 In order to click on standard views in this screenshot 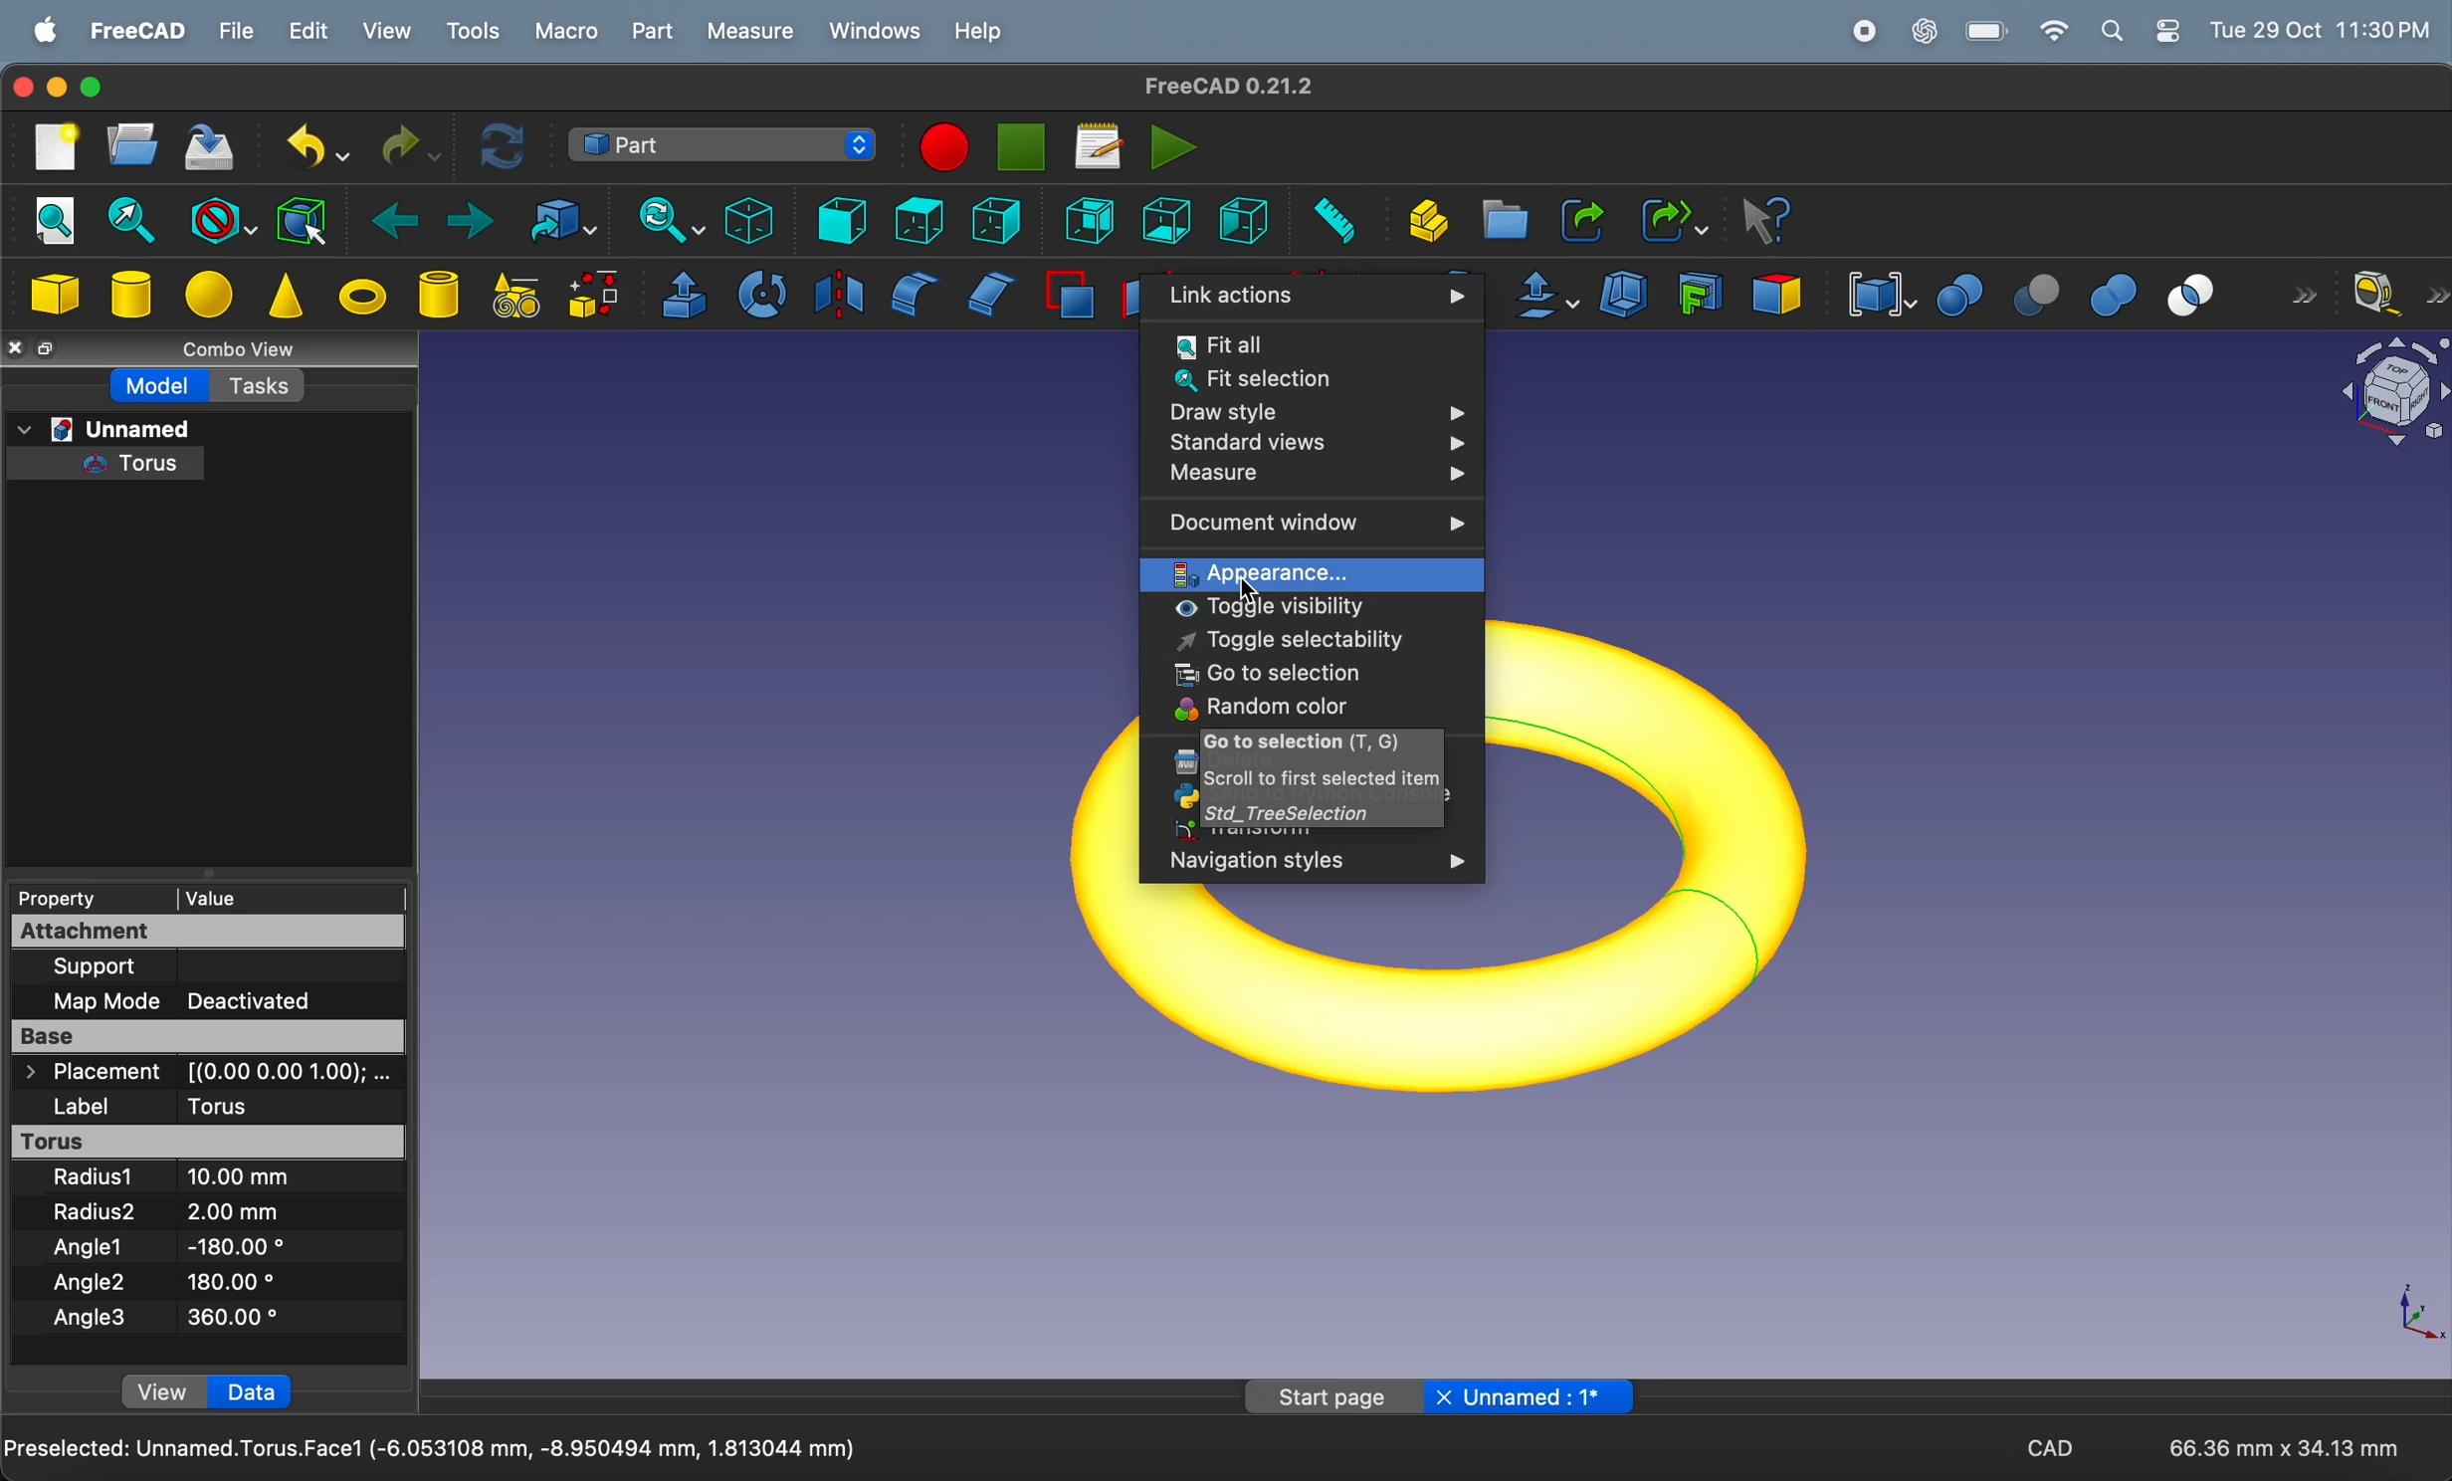, I will do `click(1311, 443)`.